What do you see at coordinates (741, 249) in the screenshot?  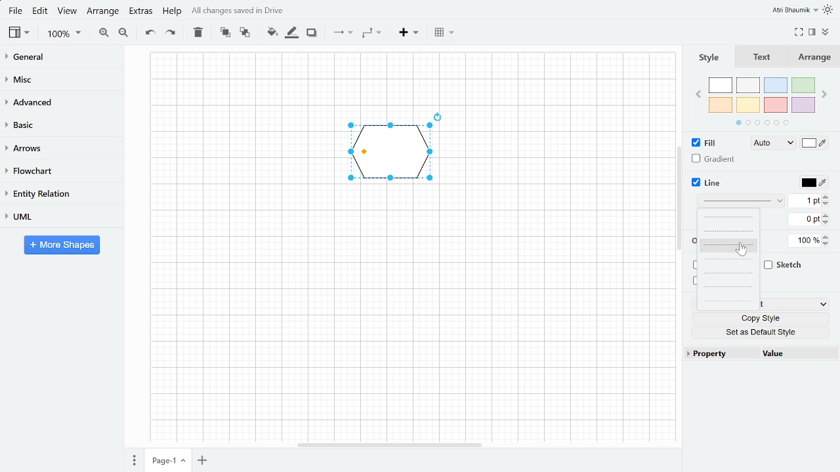 I see `Cursor` at bounding box center [741, 249].